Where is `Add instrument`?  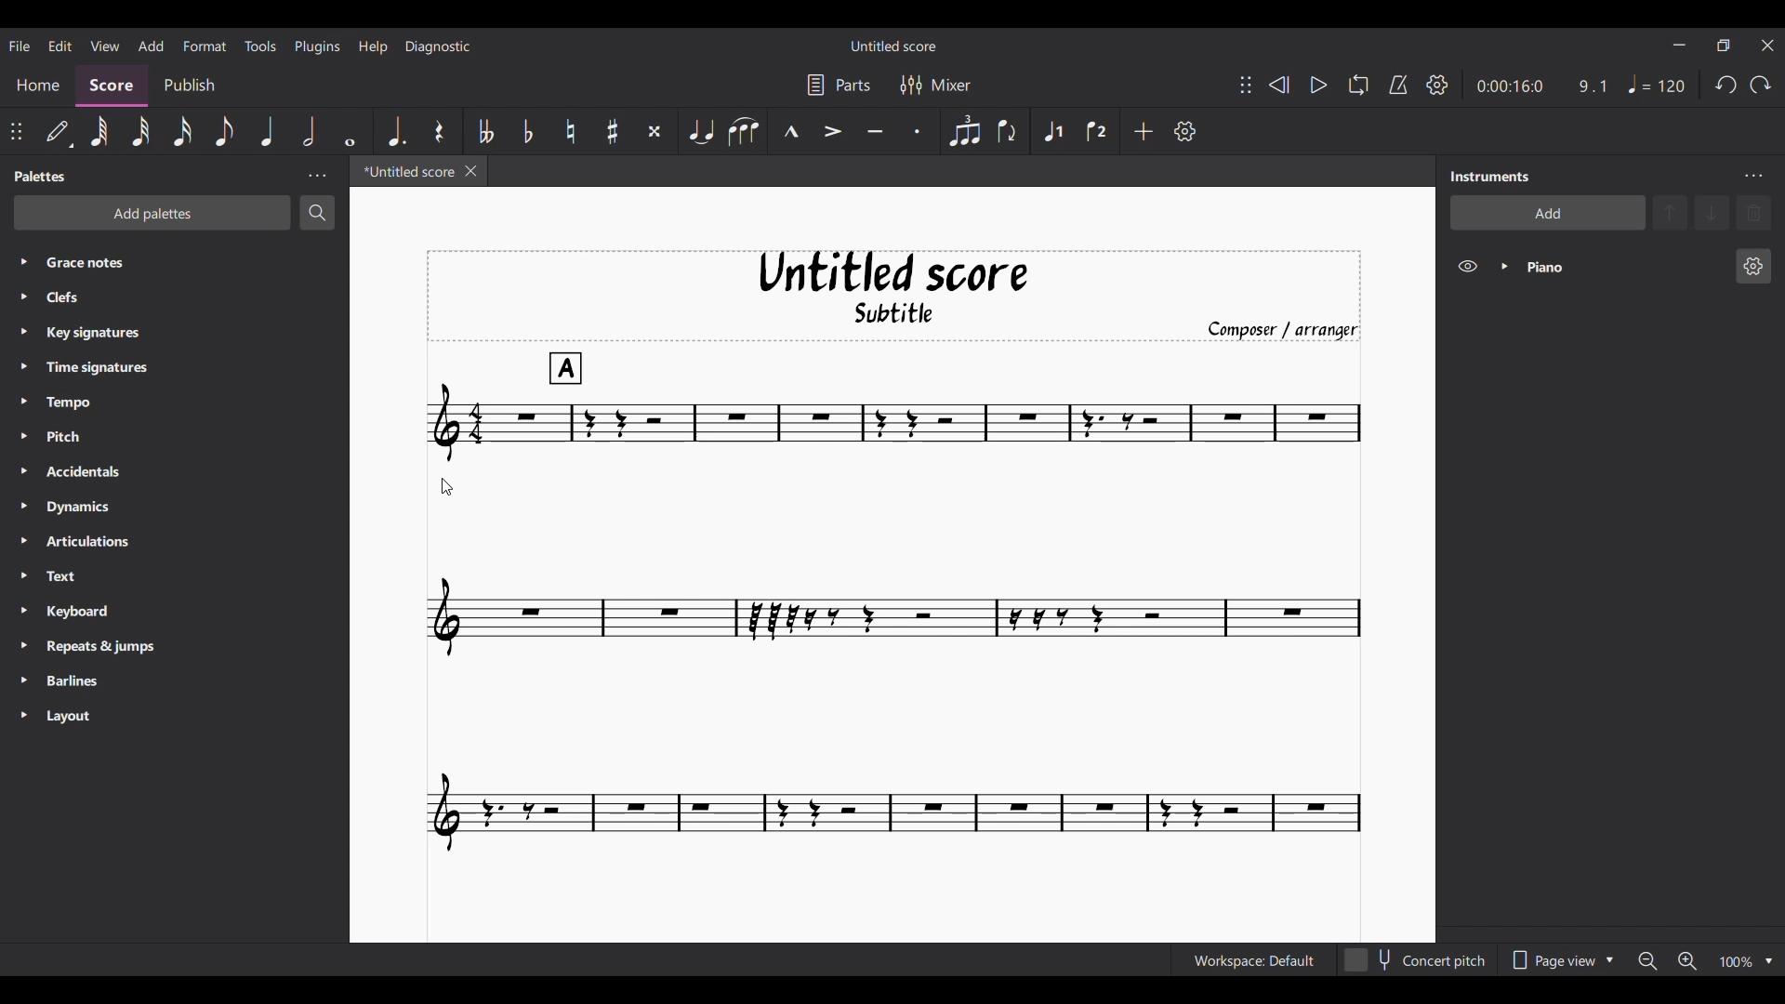 Add instrument is located at coordinates (1548, 213).